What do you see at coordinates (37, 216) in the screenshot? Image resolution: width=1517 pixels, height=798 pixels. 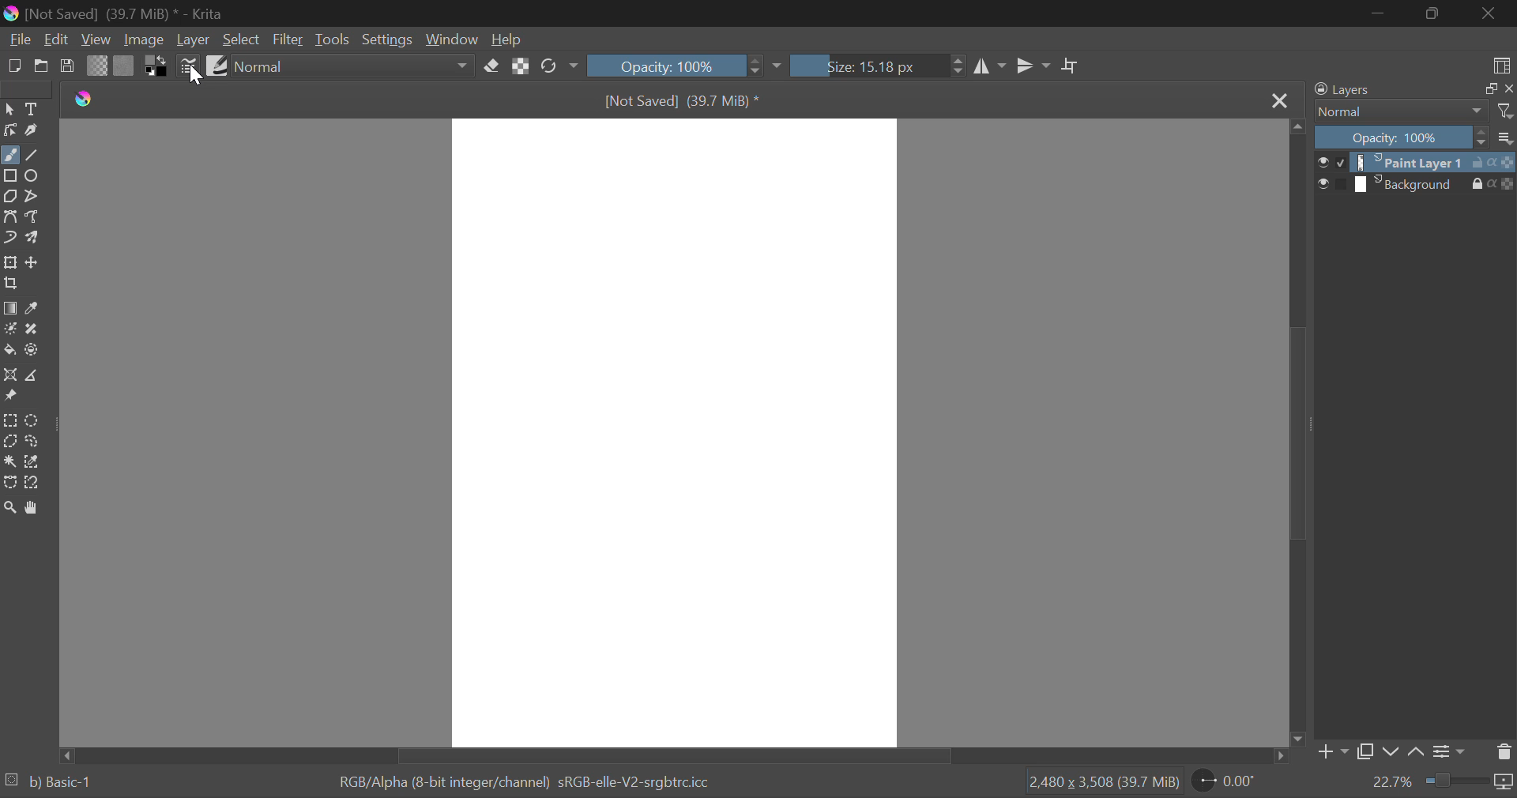 I see `Freehand Path Tools` at bounding box center [37, 216].